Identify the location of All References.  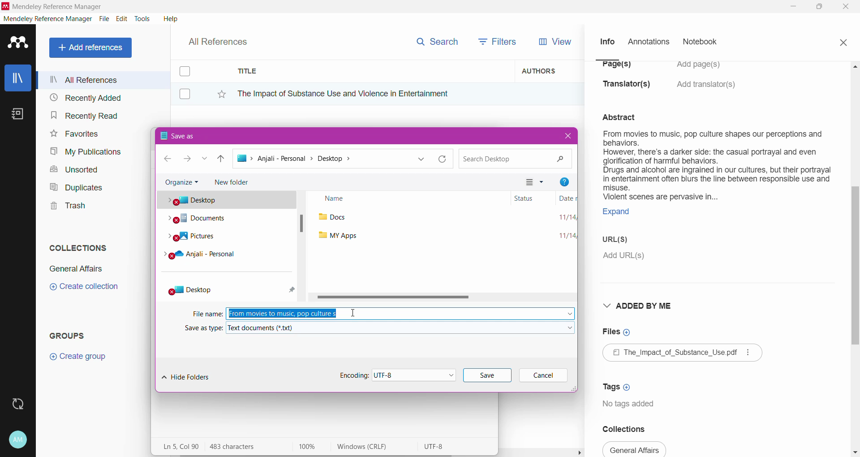
(224, 39).